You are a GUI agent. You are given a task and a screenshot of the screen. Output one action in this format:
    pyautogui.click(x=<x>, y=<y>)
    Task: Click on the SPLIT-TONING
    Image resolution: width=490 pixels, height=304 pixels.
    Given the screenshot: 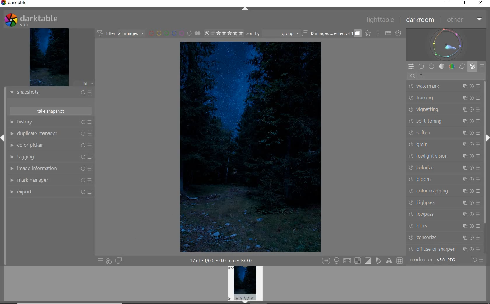 What is the action you would take?
    pyautogui.click(x=444, y=121)
    